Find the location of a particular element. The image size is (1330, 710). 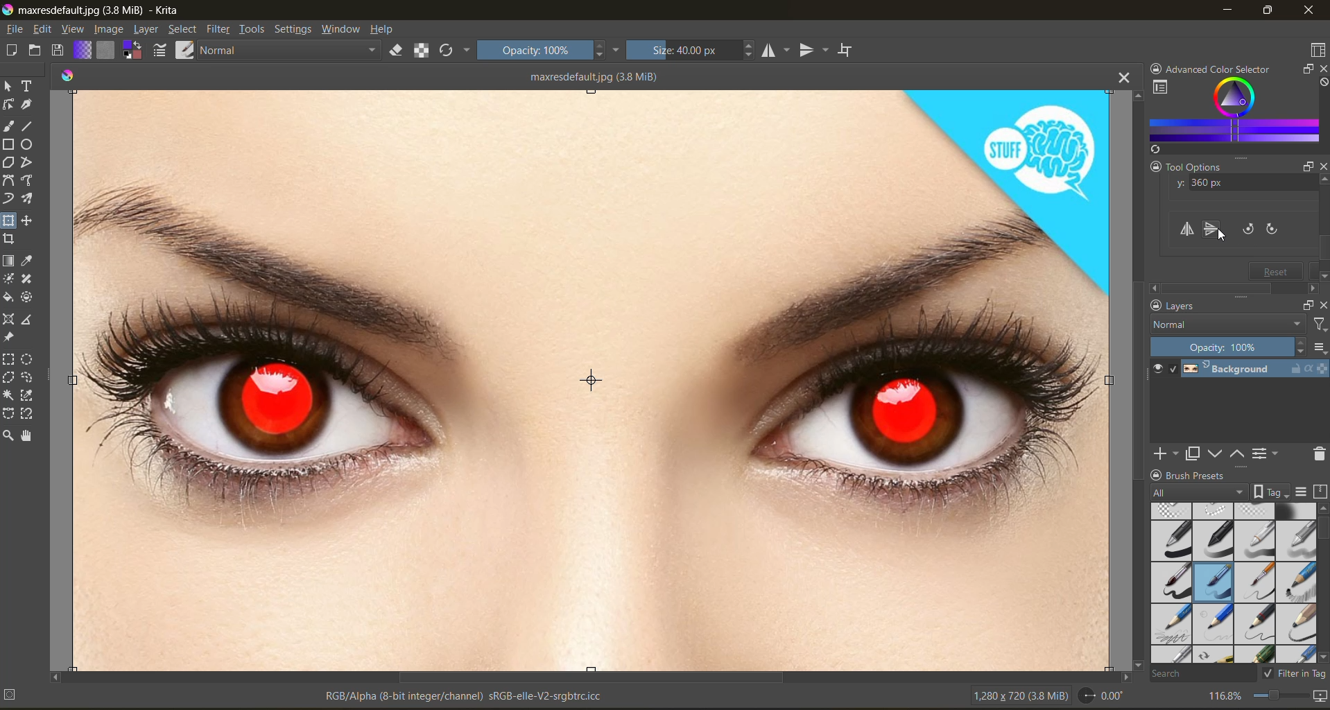

mask down is located at coordinates (1217, 453).